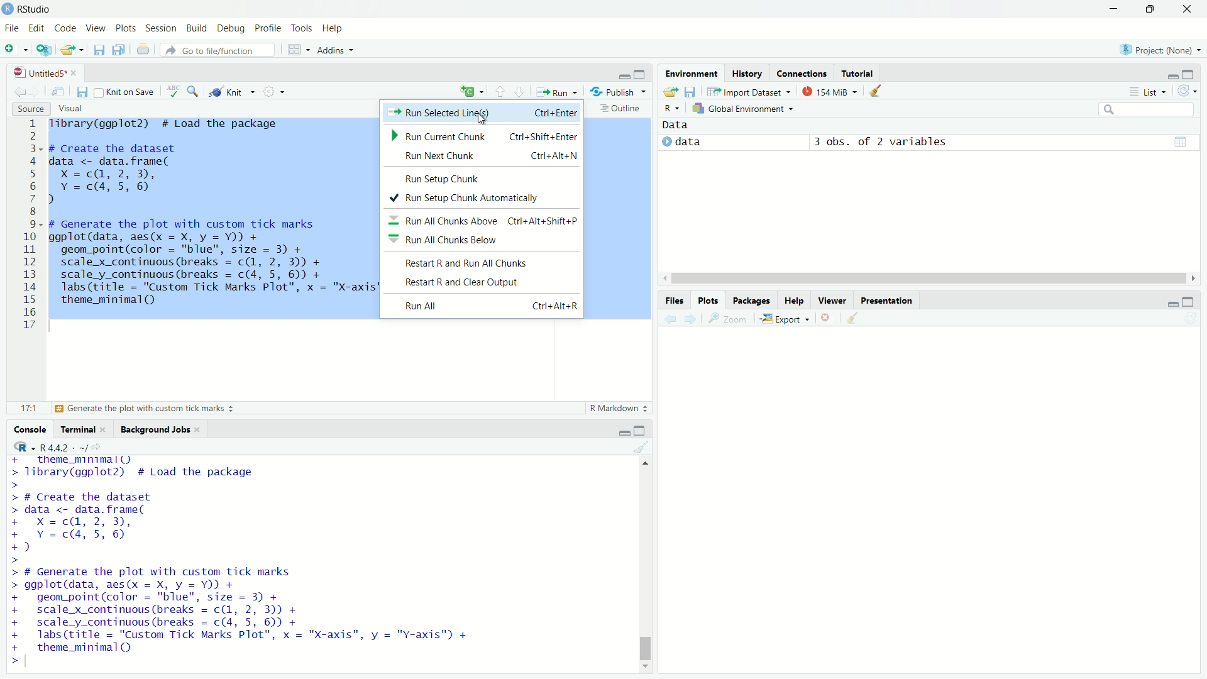 This screenshot has width=1207, height=679. I want to click on history, so click(746, 72).